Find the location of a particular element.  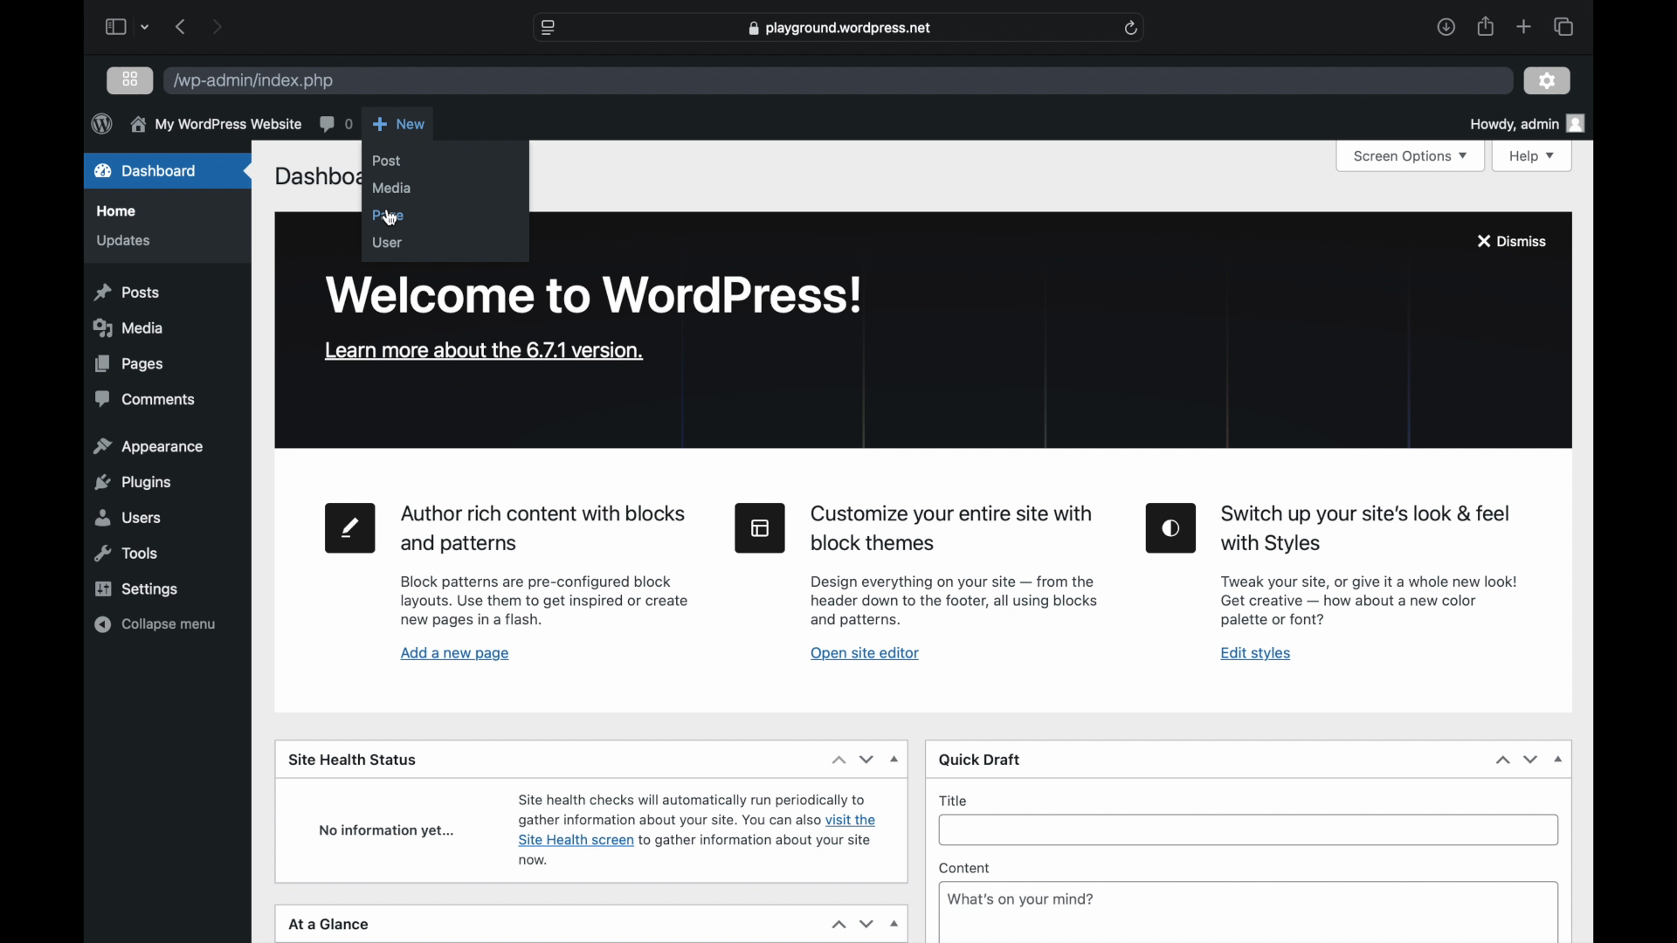

new tab is located at coordinates (1524, 28).